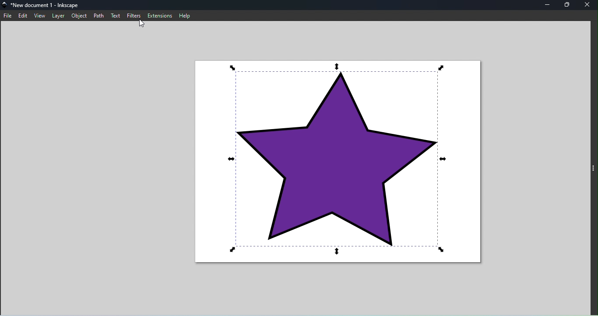  What do you see at coordinates (24, 16) in the screenshot?
I see `edit` at bounding box center [24, 16].